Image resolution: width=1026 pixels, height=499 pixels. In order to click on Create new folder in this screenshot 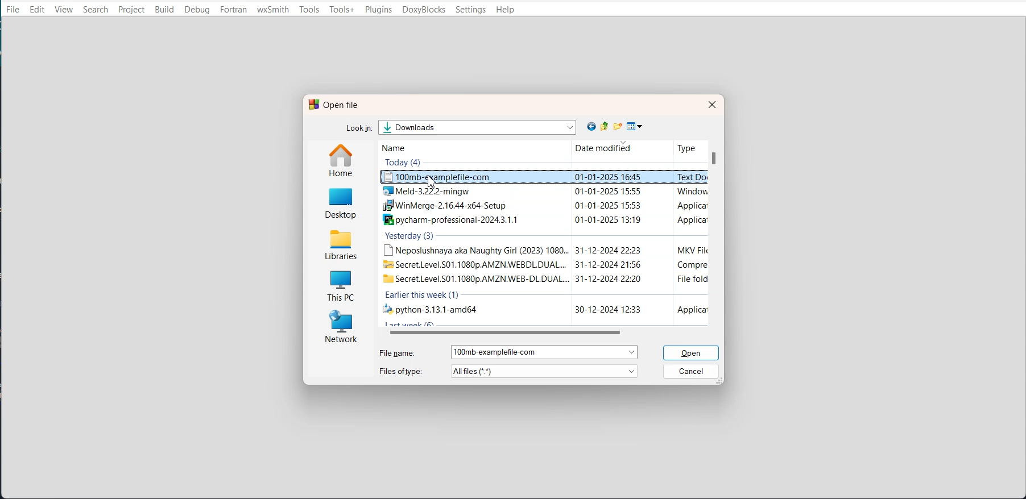, I will do `click(619, 126)`.